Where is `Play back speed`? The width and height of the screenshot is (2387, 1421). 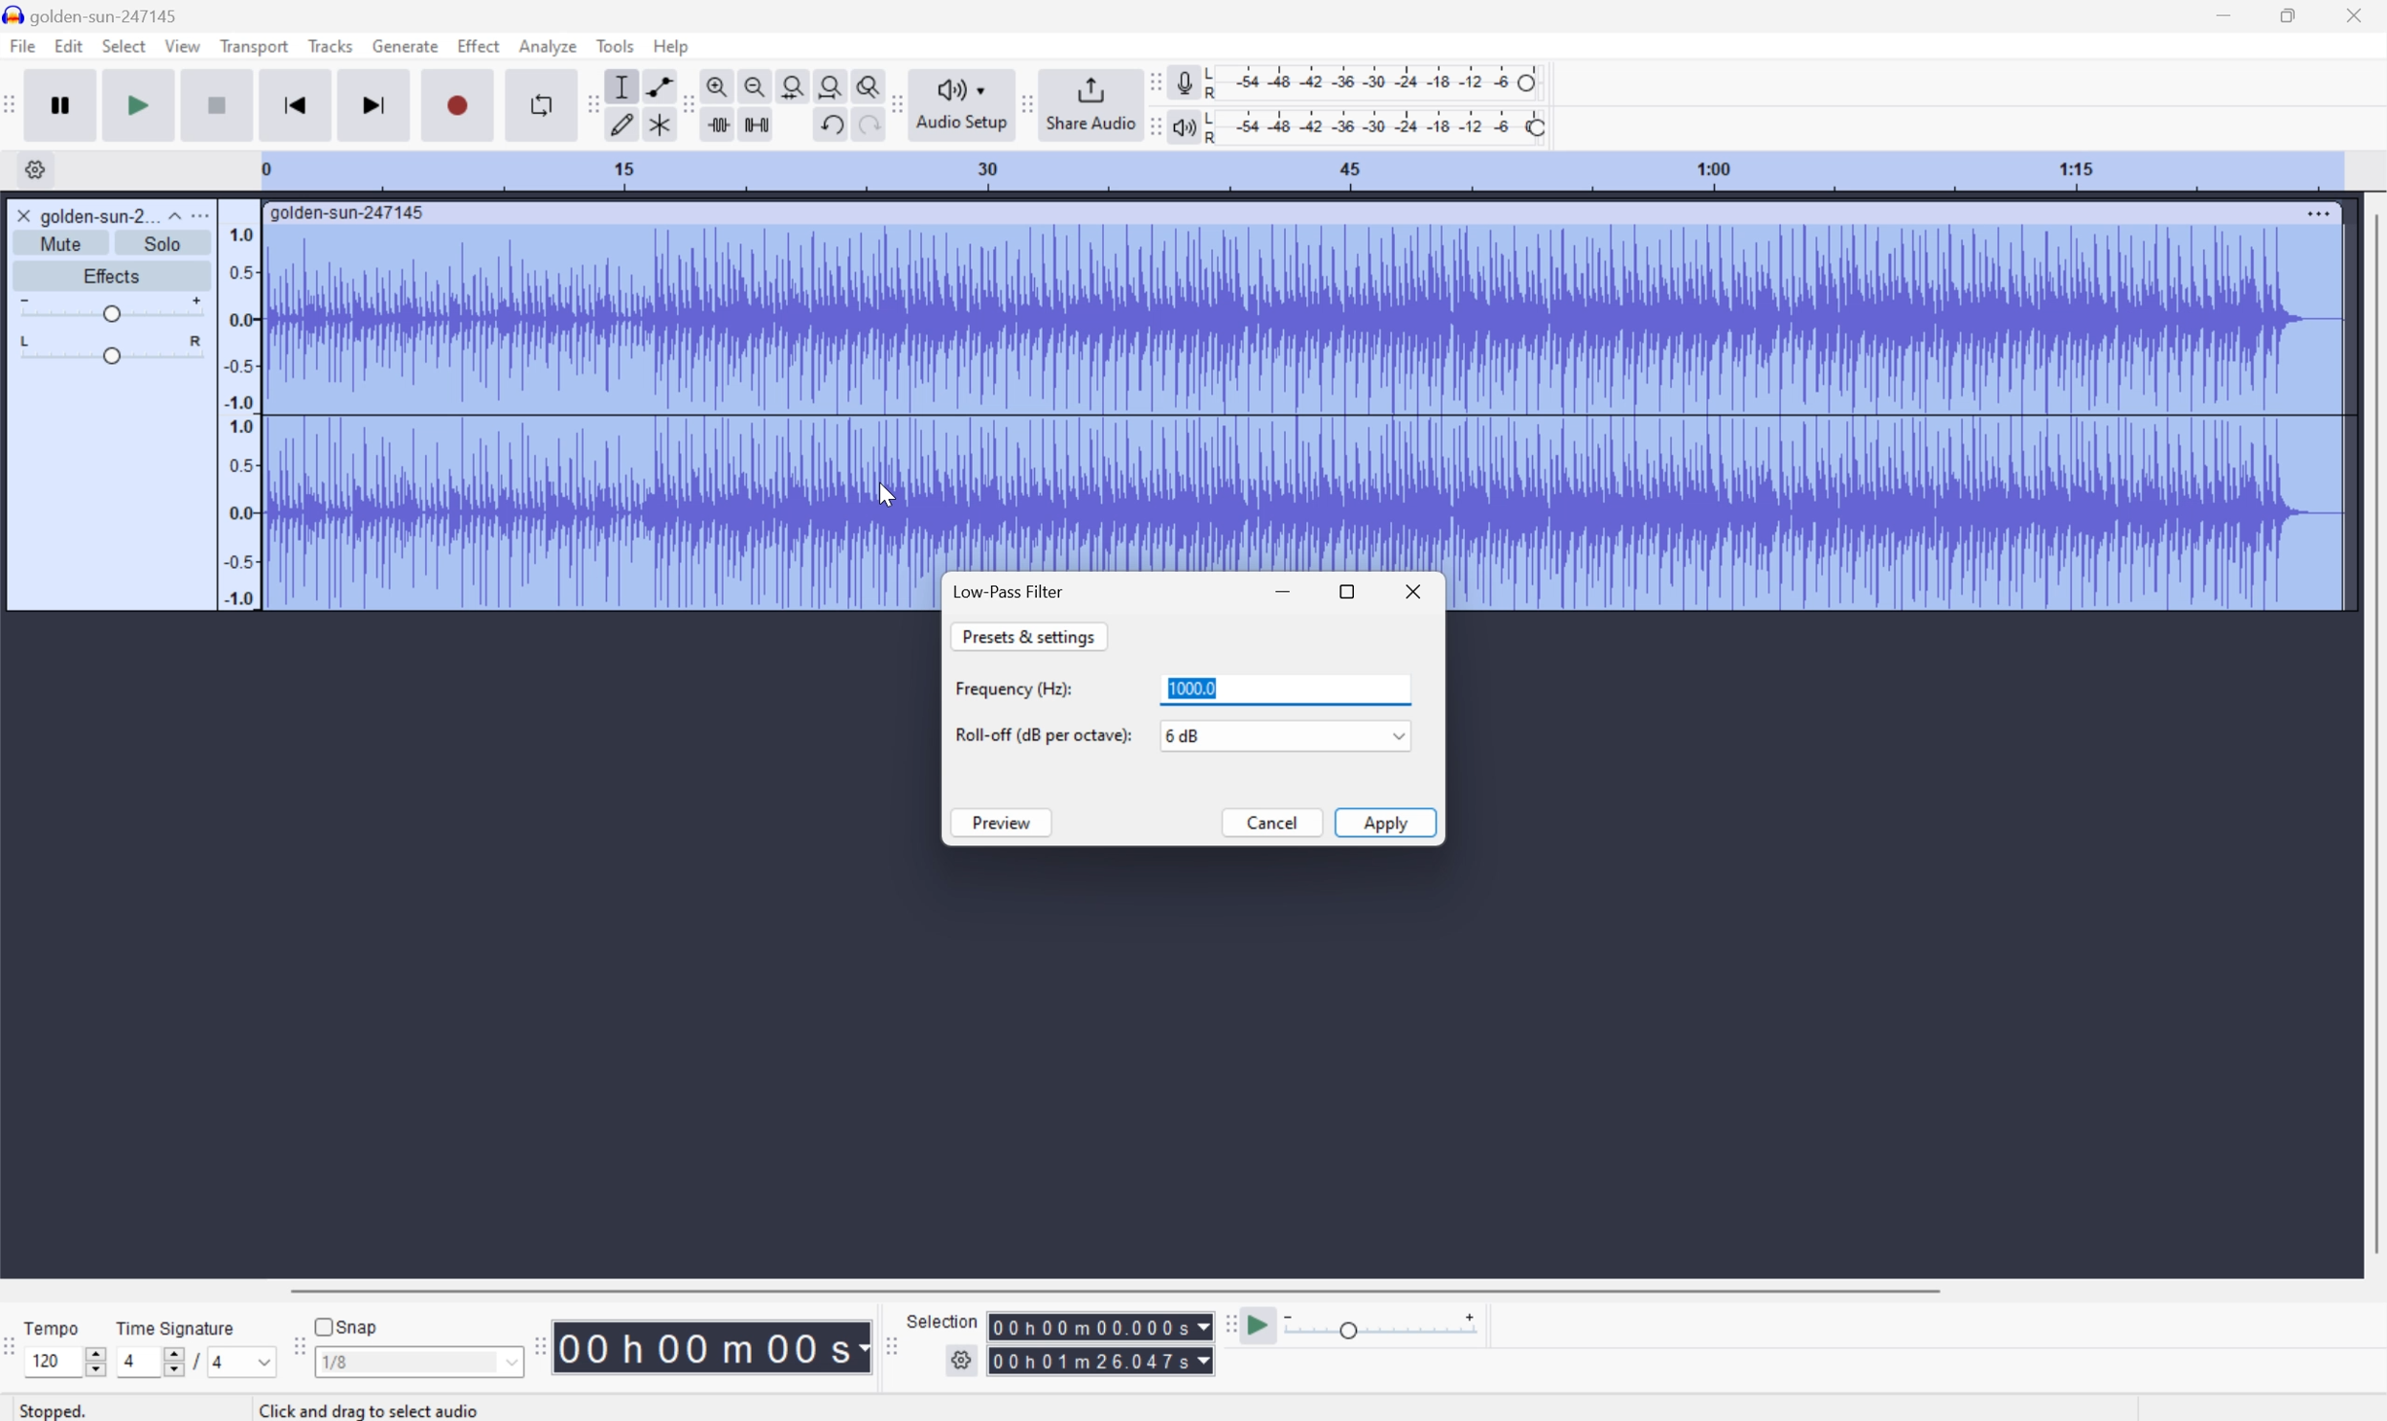 Play back speed is located at coordinates (1387, 1325).